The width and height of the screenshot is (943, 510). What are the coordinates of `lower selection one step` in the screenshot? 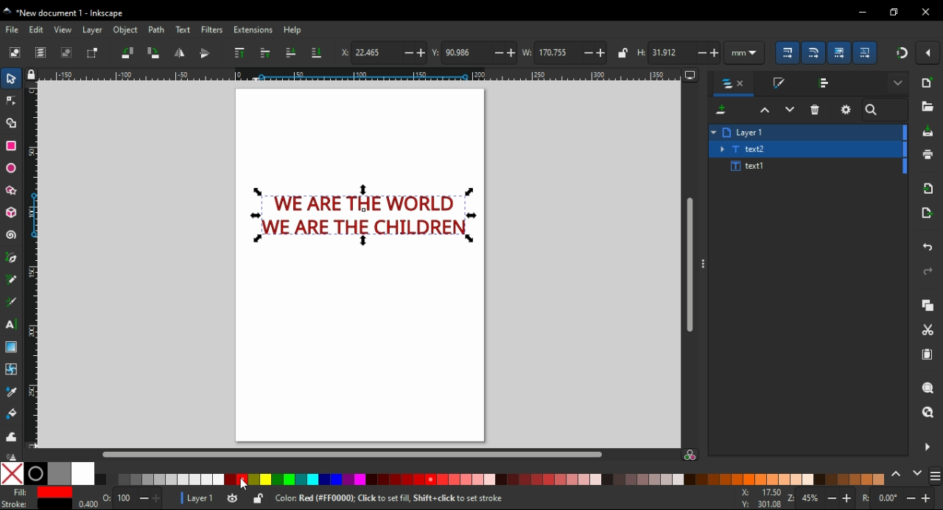 It's located at (790, 110).